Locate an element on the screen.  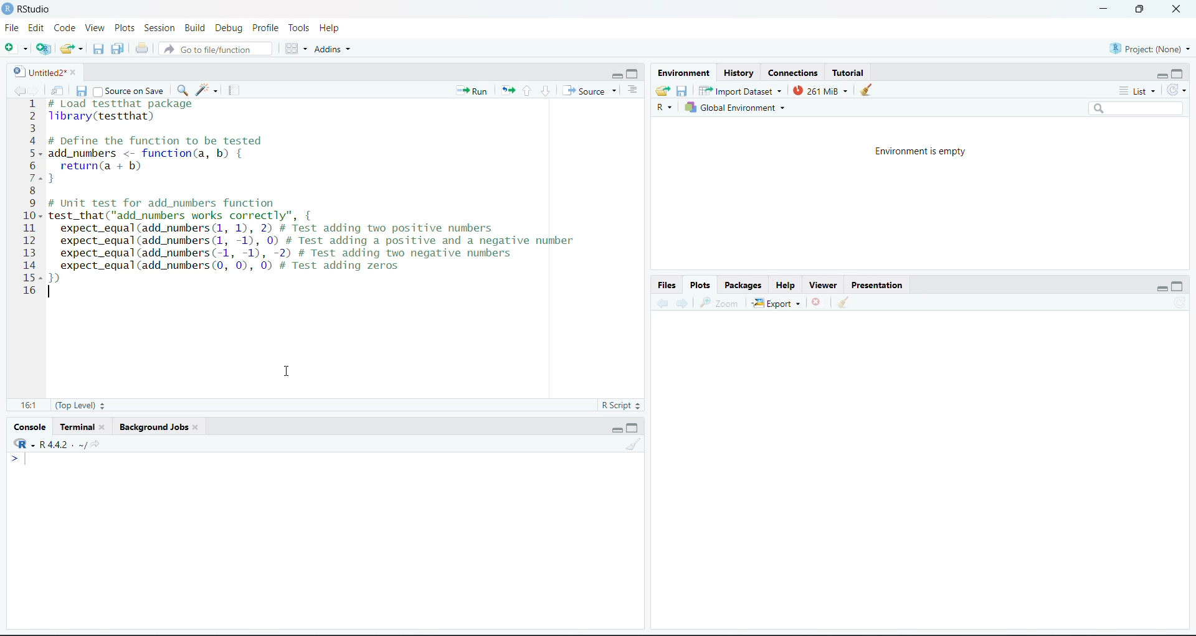
Build is located at coordinates (194, 27).